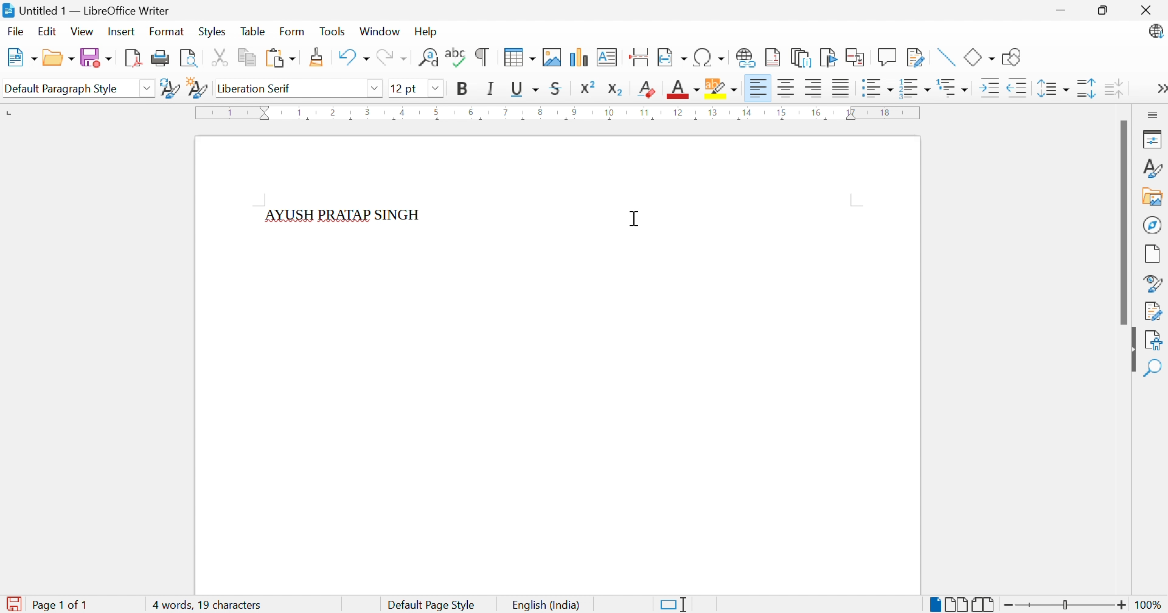 This screenshot has width=1168, height=613. What do you see at coordinates (248, 57) in the screenshot?
I see `Copy` at bounding box center [248, 57].